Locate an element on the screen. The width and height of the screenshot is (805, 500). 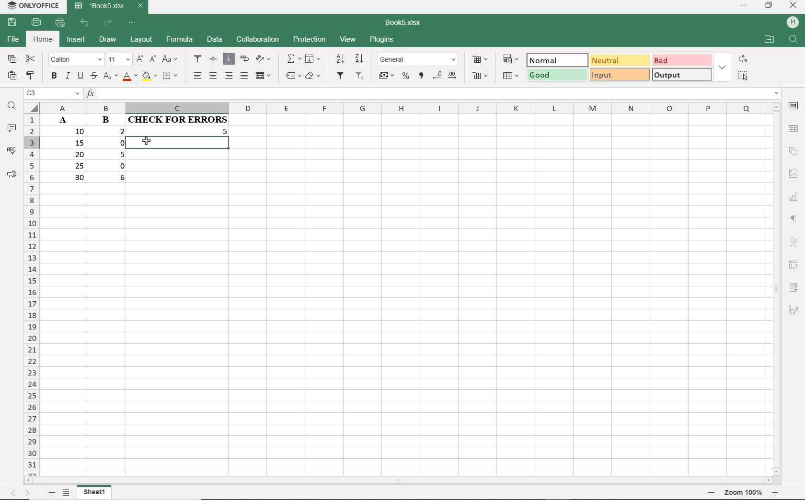
CHANGE DECIMAL is located at coordinates (446, 77).